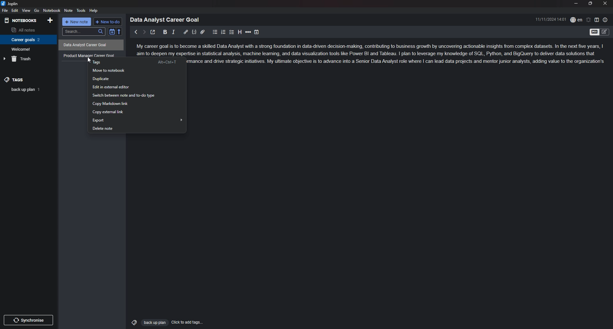 Image resolution: width=613 pixels, height=329 pixels. What do you see at coordinates (398, 55) in the screenshot?
I see `ome a skilled Data Analyst with a strong foundation in data-driven decision-making, contributing to business growth by uncovering actionable insights from complex datasets. In the next five years, |
ise in statistical analysis, machine leaning, and data visualization tools like Power BI and Tableau. | pian to leverage my knowledge of SQL, Python, and BigQuery to deliver data solutions that
mance and drive strategic initiatives. My ultimate objective is to advance into a Senior Data Analyst role where | can lead data projects and mentor junior analysts, adding value to the organization's` at bounding box center [398, 55].